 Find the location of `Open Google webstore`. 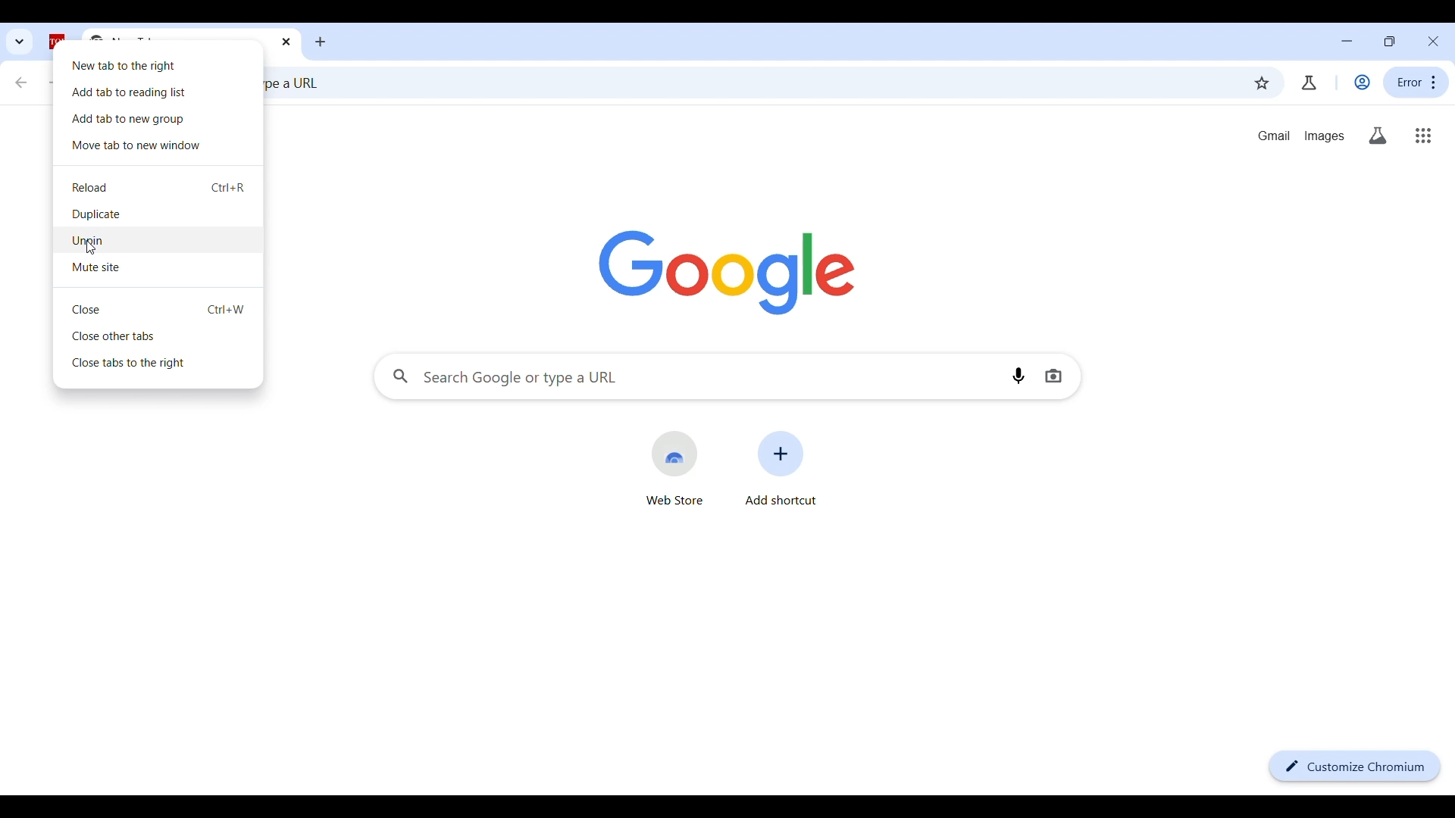

Open Google webstore is located at coordinates (675, 468).